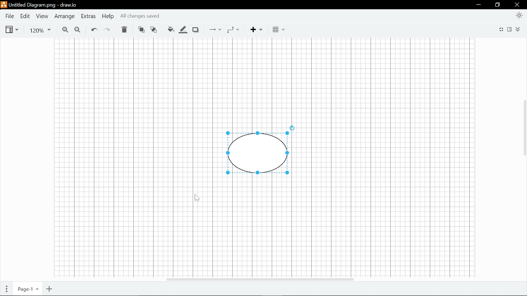  Describe the element at coordinates (518, 29) in the screenshot. I see `Collapse` at that location.